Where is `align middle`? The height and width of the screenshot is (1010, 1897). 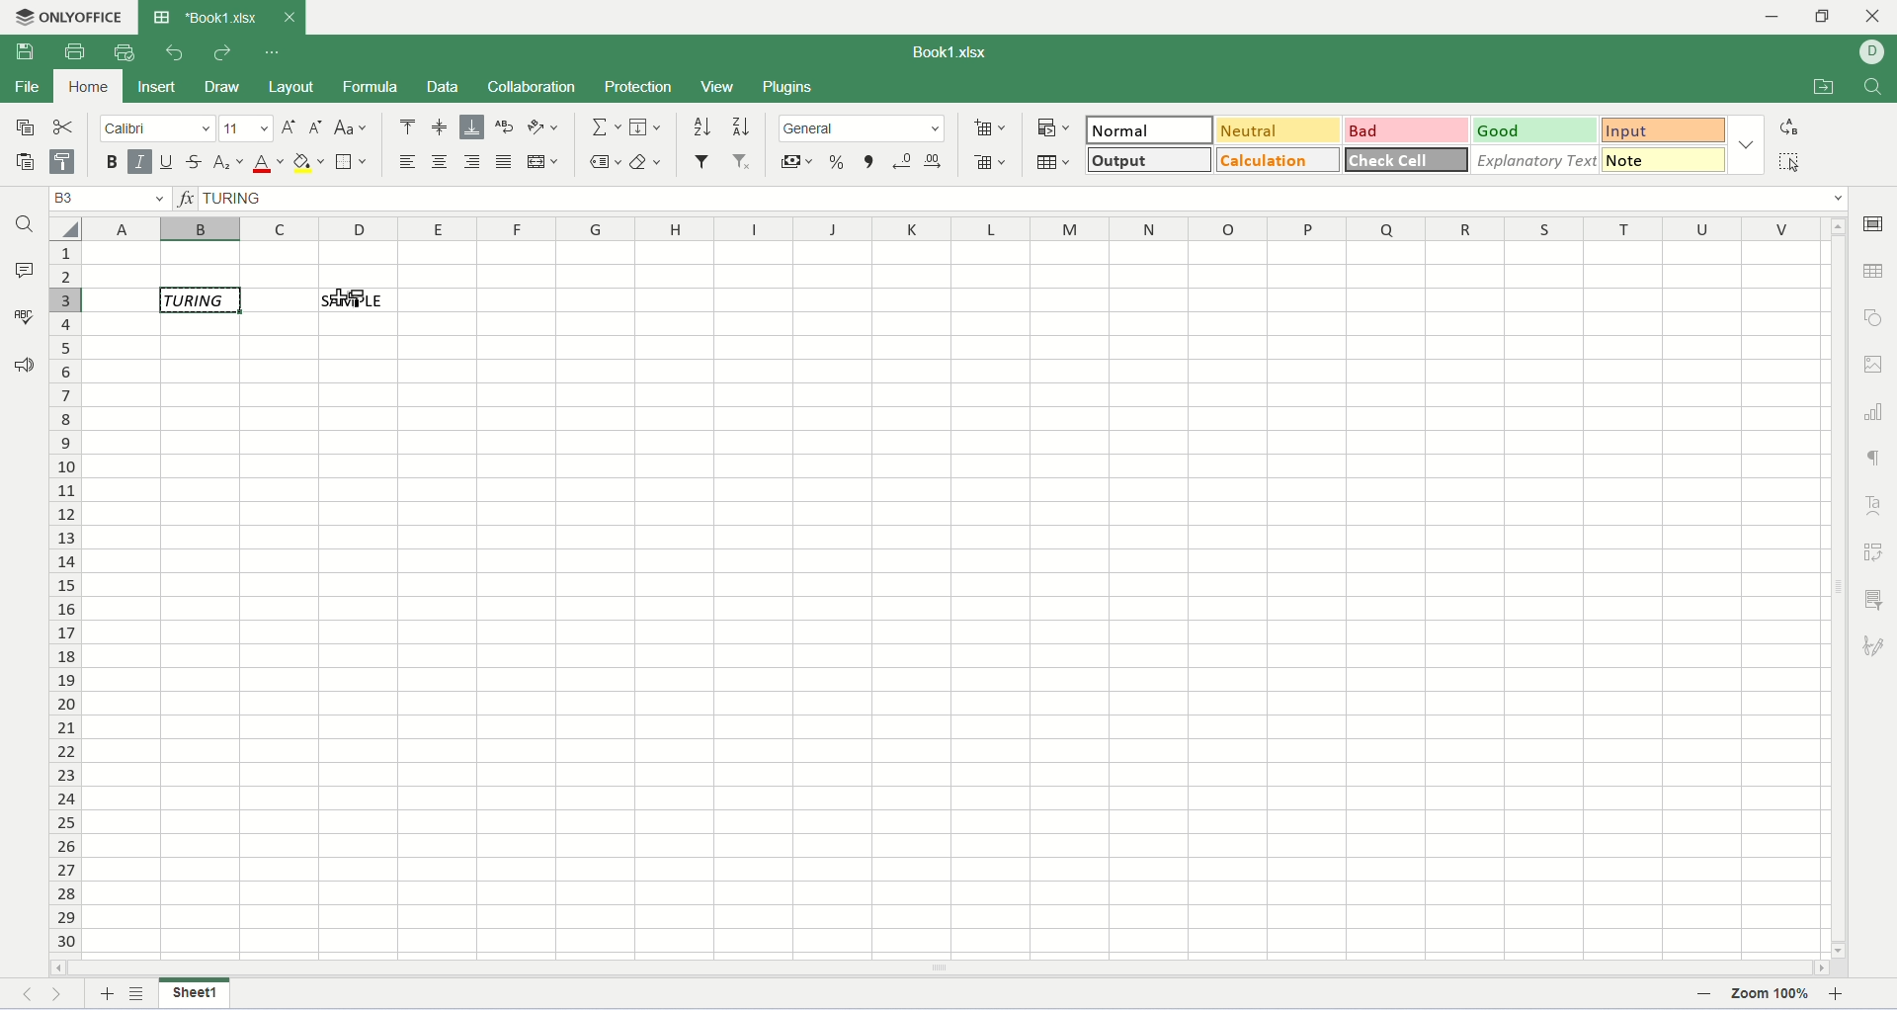 align middle is located at coordinates (442, 129).